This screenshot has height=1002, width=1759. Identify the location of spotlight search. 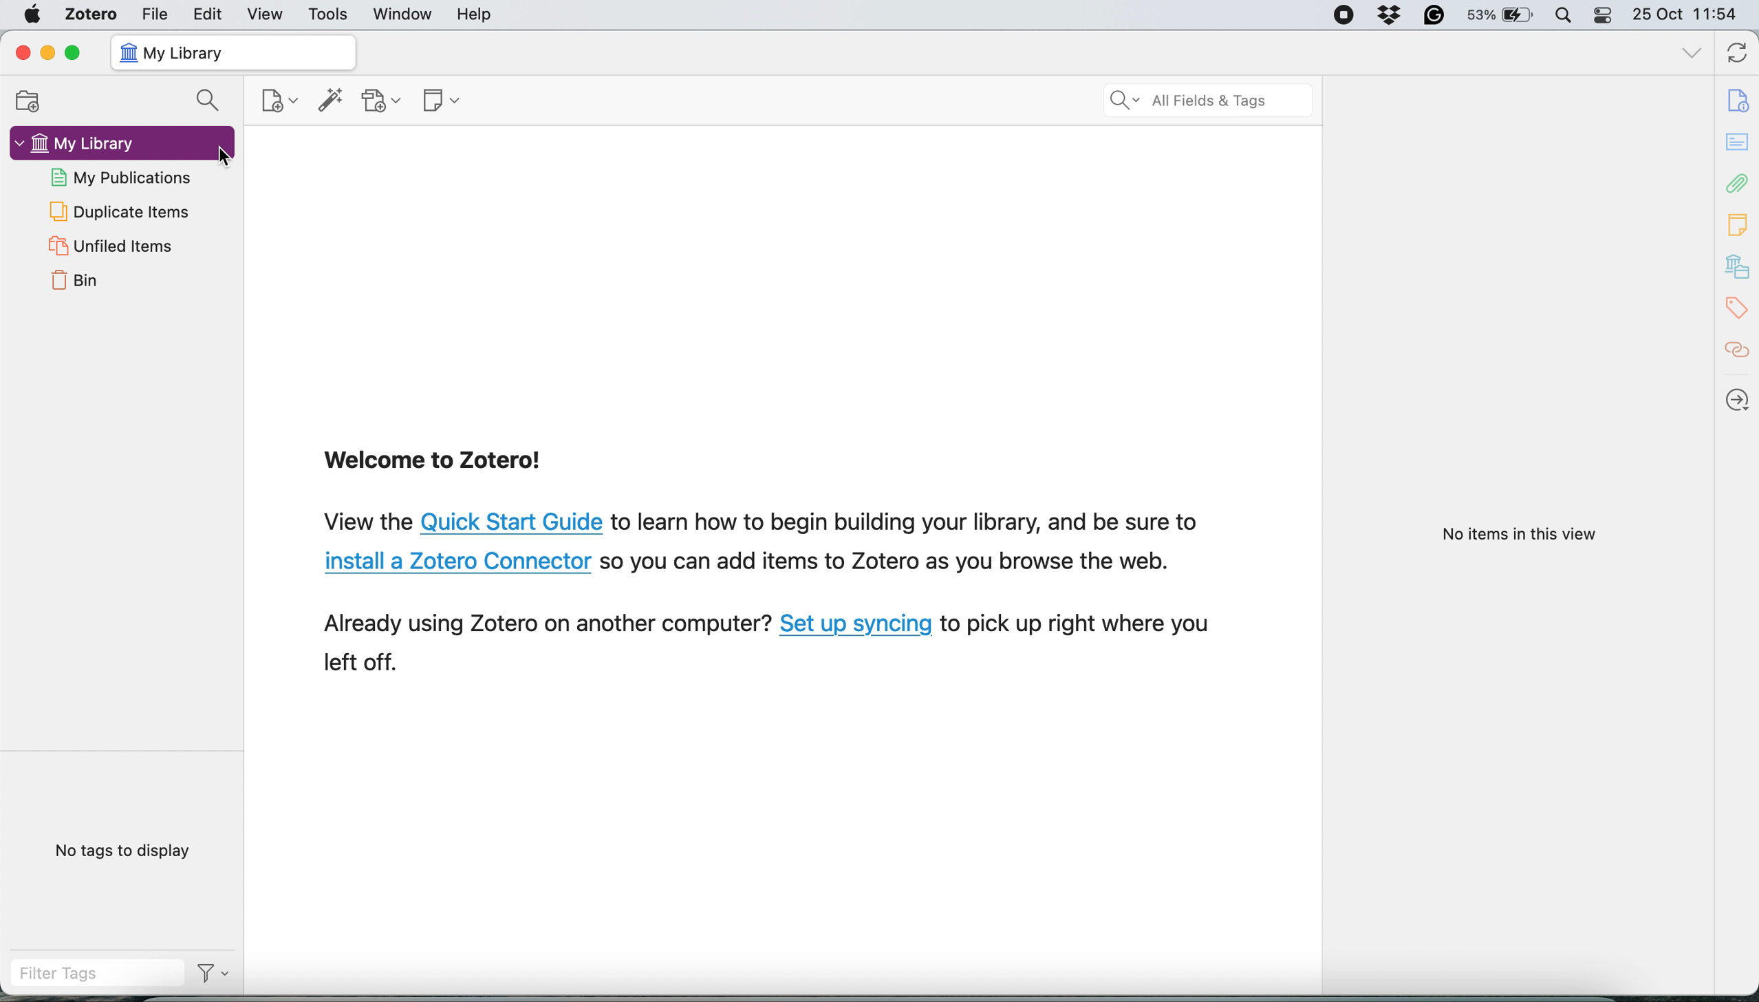
(1567, 14).